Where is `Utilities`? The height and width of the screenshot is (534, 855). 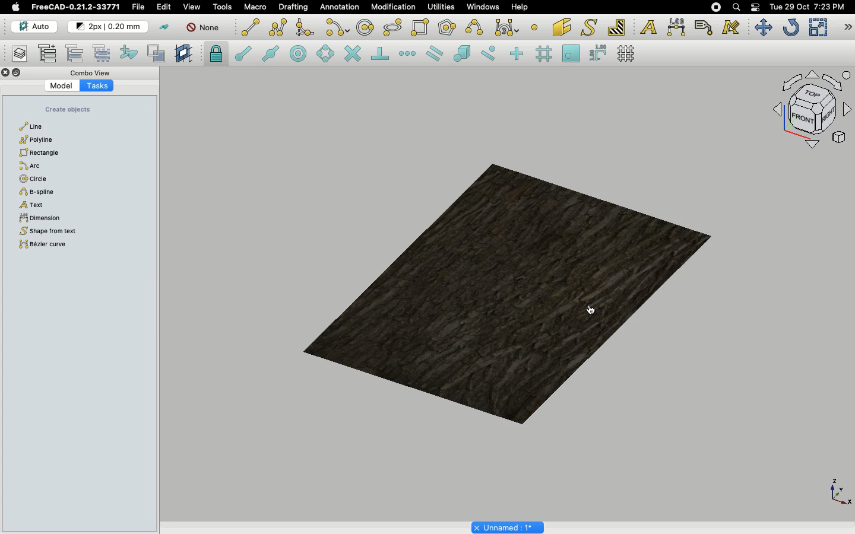 Utilities is located at coordinates (439, 7).